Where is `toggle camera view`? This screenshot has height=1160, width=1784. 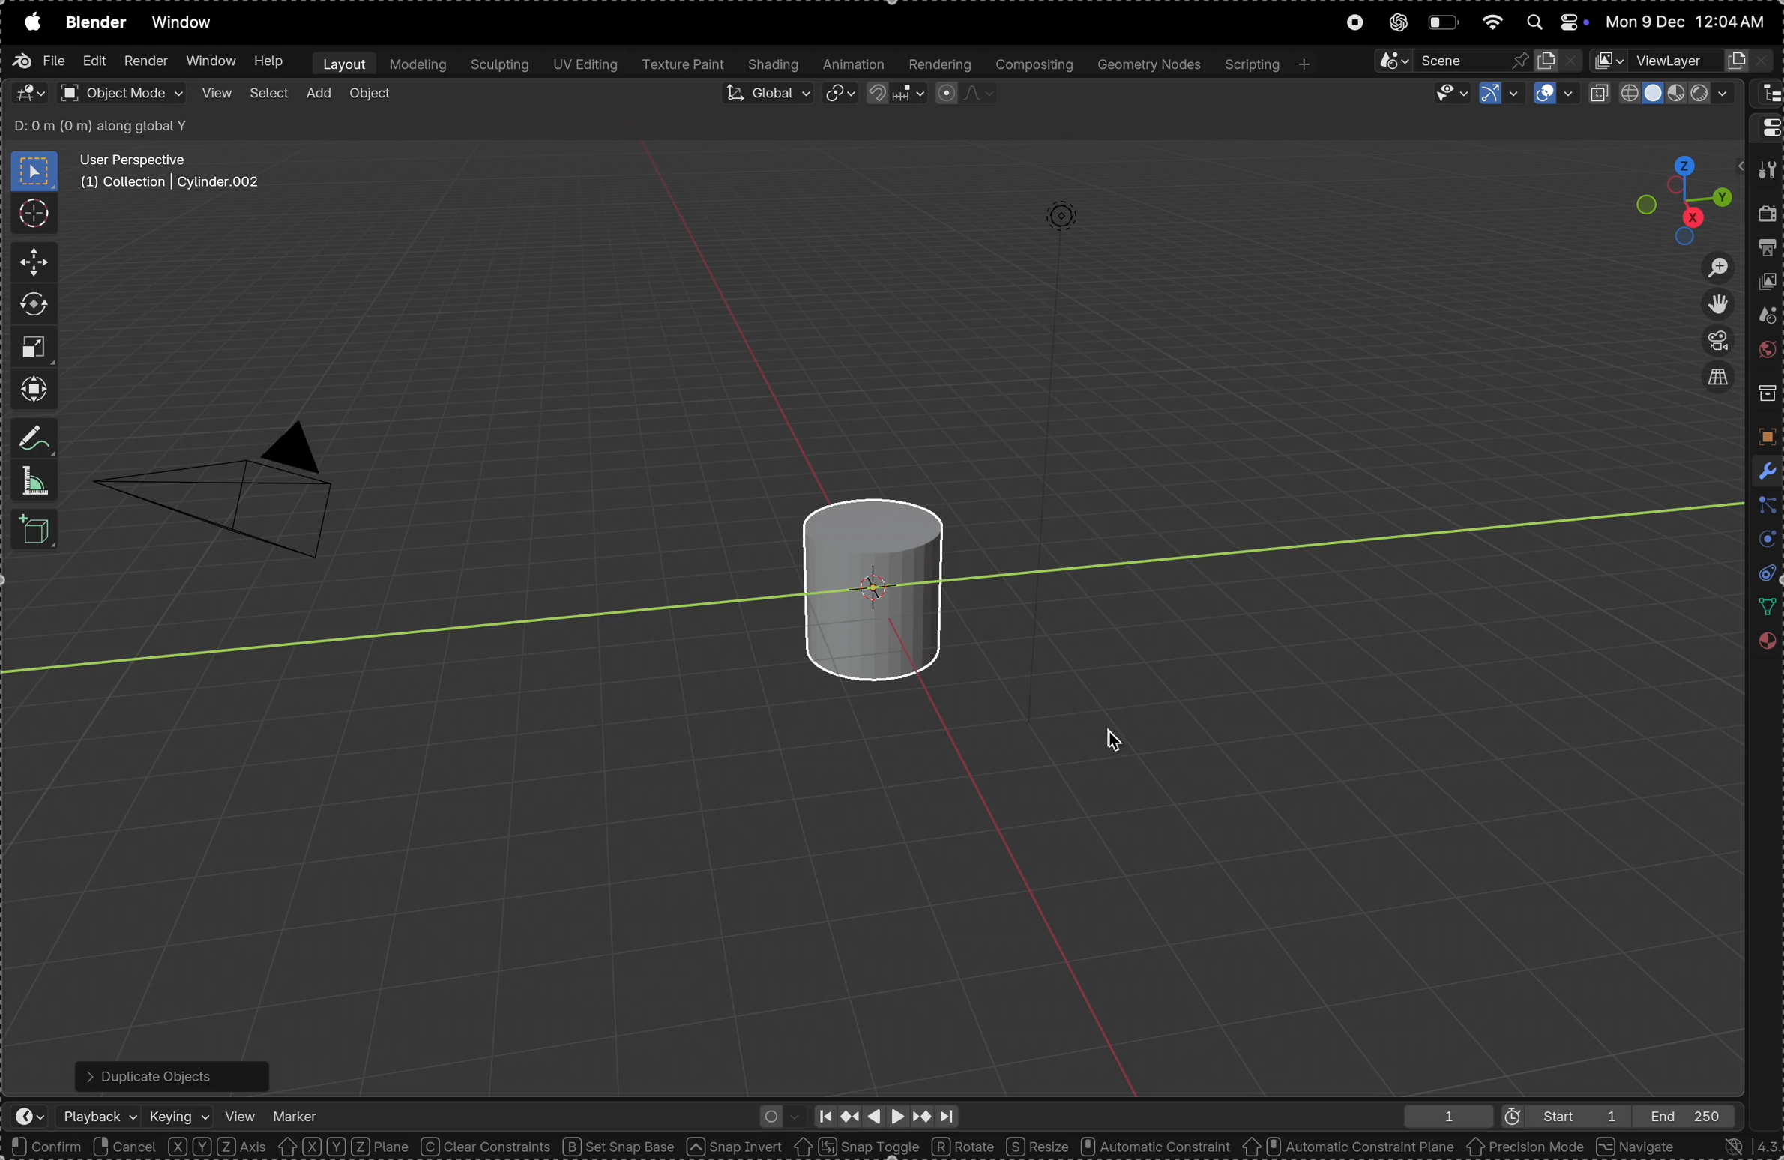 toggle camera view is located at coordinates (1713, 342).